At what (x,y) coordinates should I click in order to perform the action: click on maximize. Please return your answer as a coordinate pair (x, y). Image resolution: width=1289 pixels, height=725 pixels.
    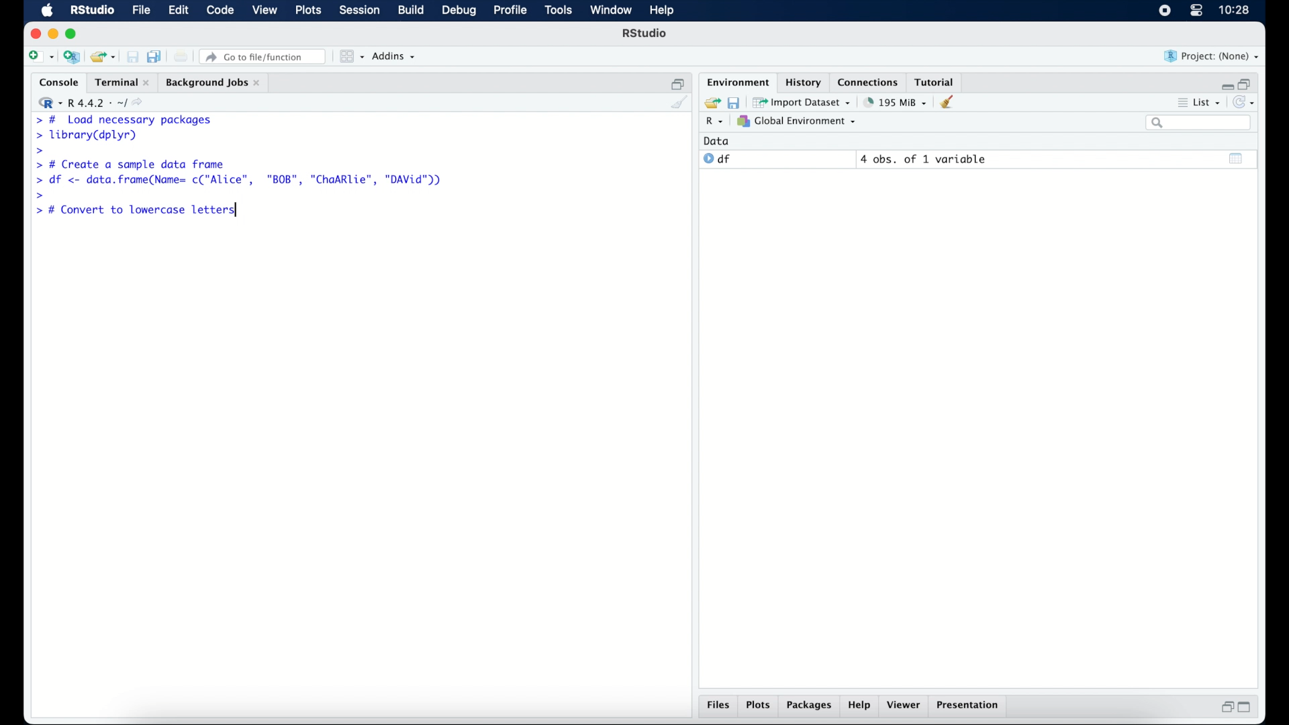
    Looking at the image, I should click on (1249, 708).